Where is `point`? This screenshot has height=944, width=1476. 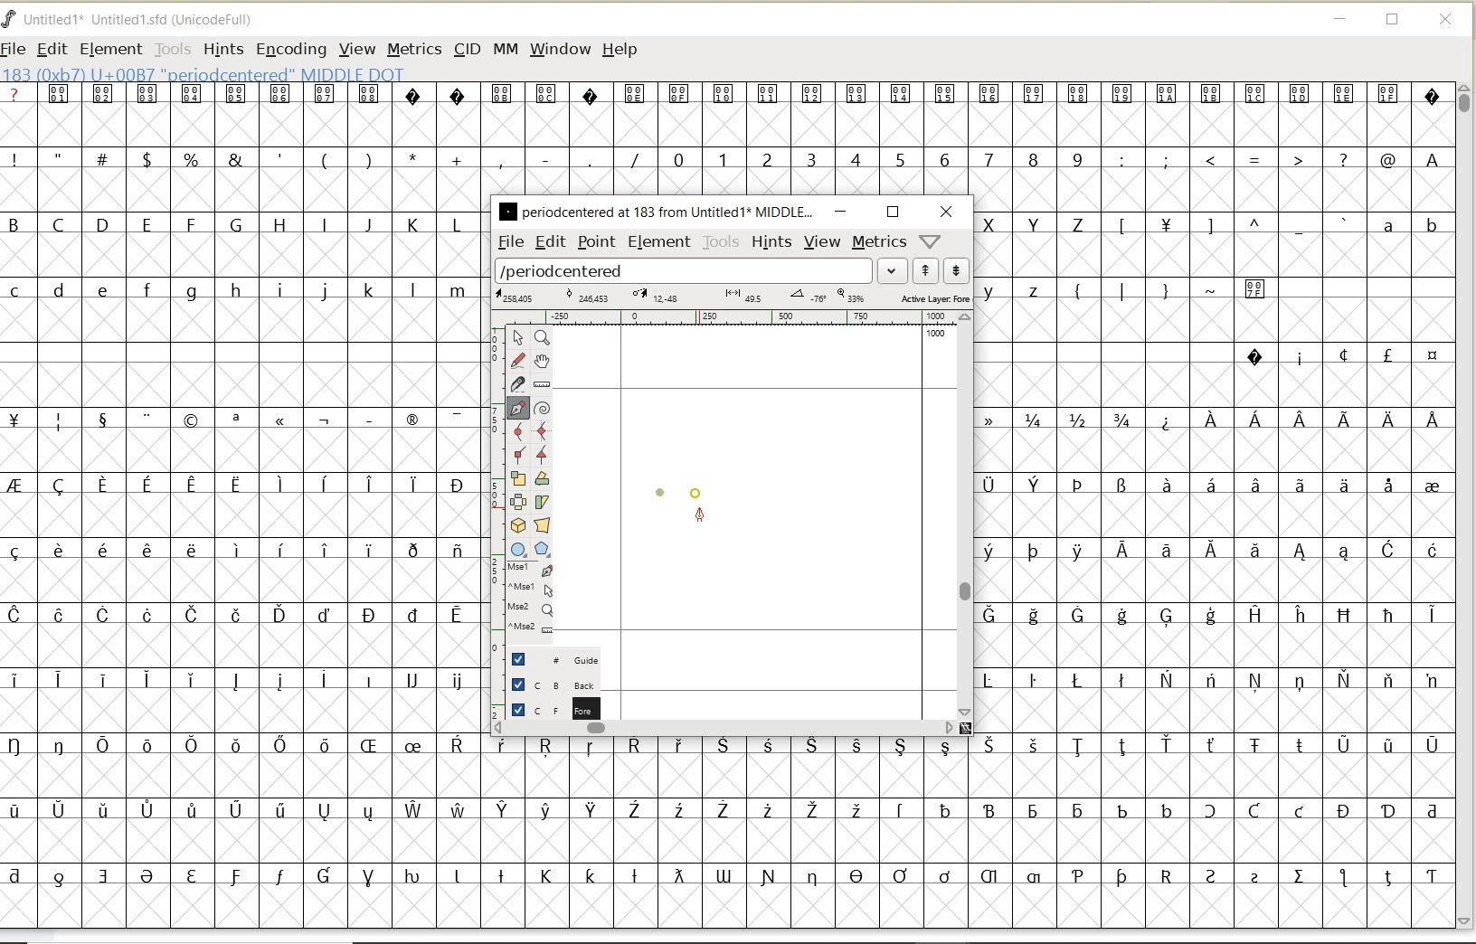
point is located at coordinates (596, 243).